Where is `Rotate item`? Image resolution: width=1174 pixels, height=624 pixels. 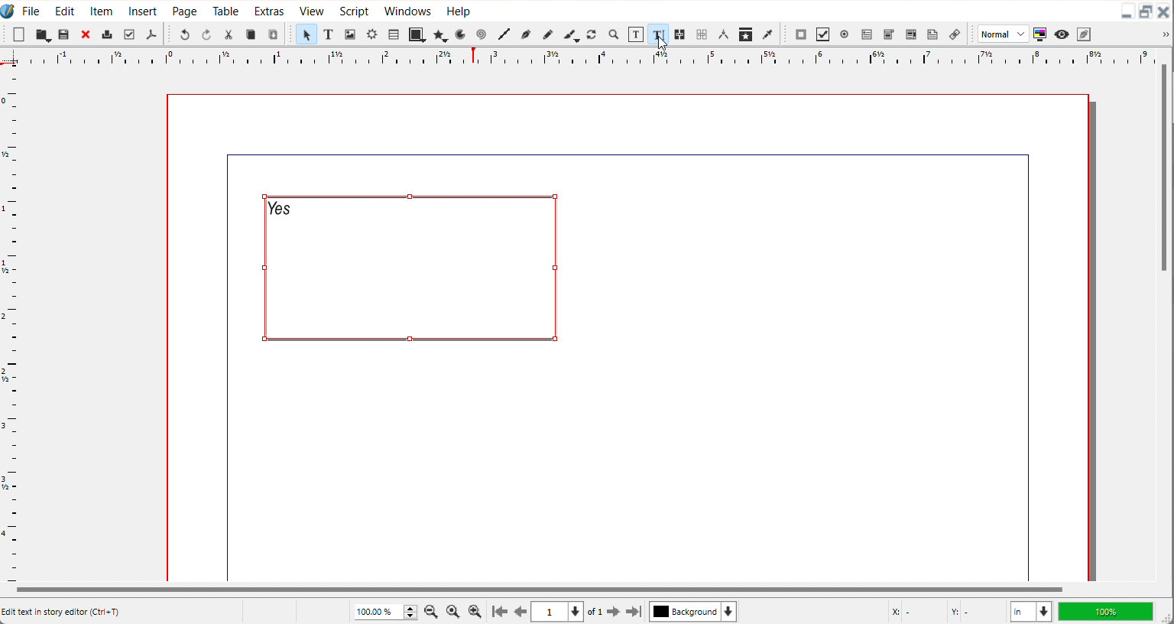
Rotate item is located at coordinates (592, 34).